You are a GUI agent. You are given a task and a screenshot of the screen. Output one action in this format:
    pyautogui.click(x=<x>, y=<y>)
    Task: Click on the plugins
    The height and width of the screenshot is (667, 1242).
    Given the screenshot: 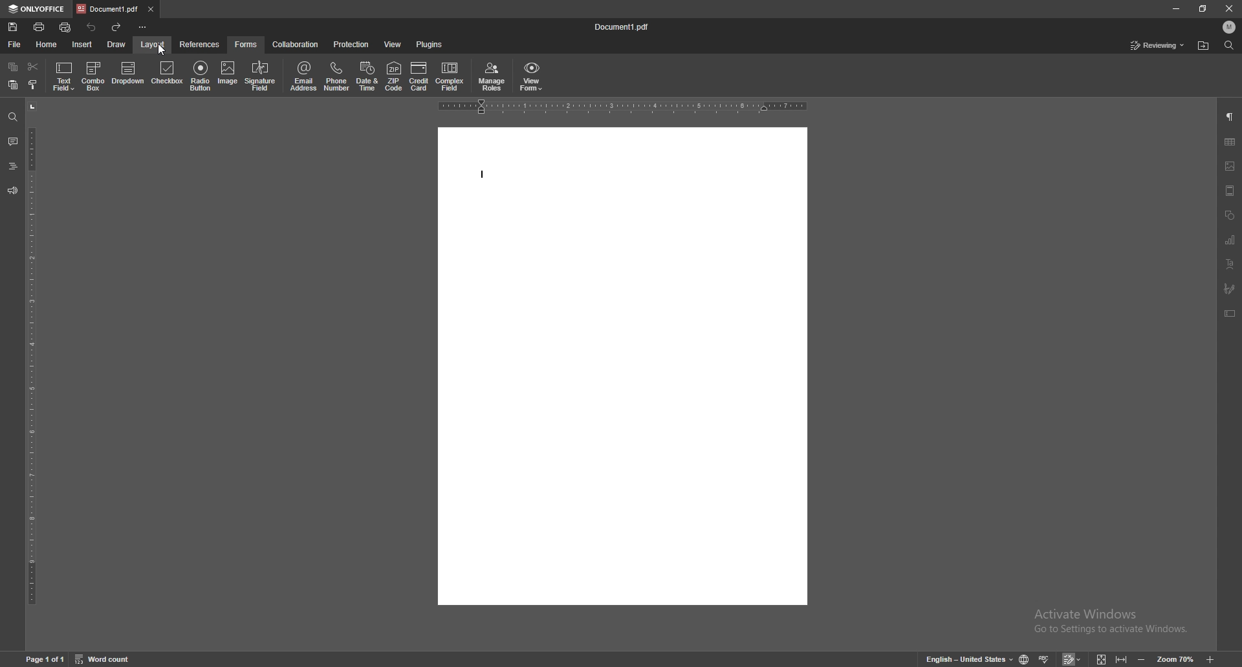 What is the action you would take?
    pyautogui.click(x=430, y=45)
    